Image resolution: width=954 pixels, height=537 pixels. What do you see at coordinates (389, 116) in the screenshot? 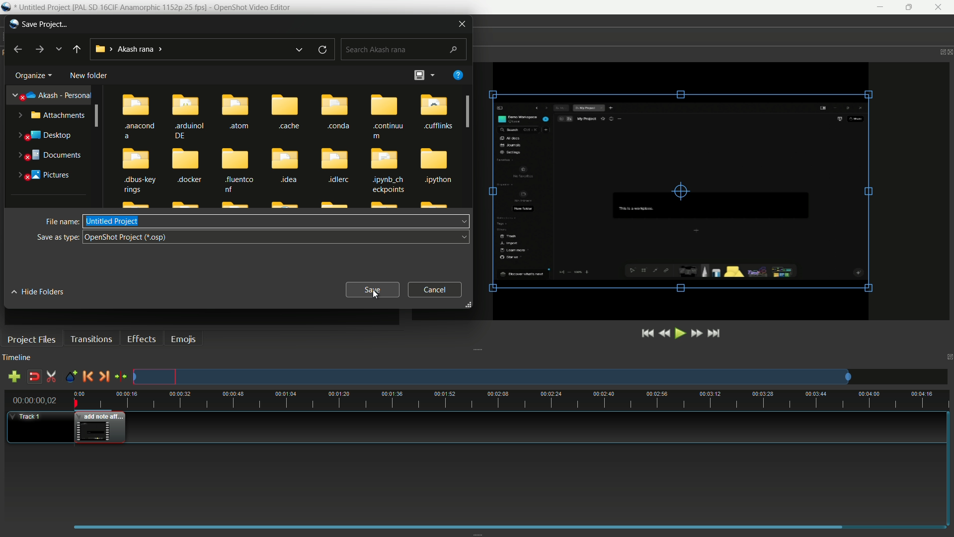
I see `continu
m` at bounding box center [389, 116].